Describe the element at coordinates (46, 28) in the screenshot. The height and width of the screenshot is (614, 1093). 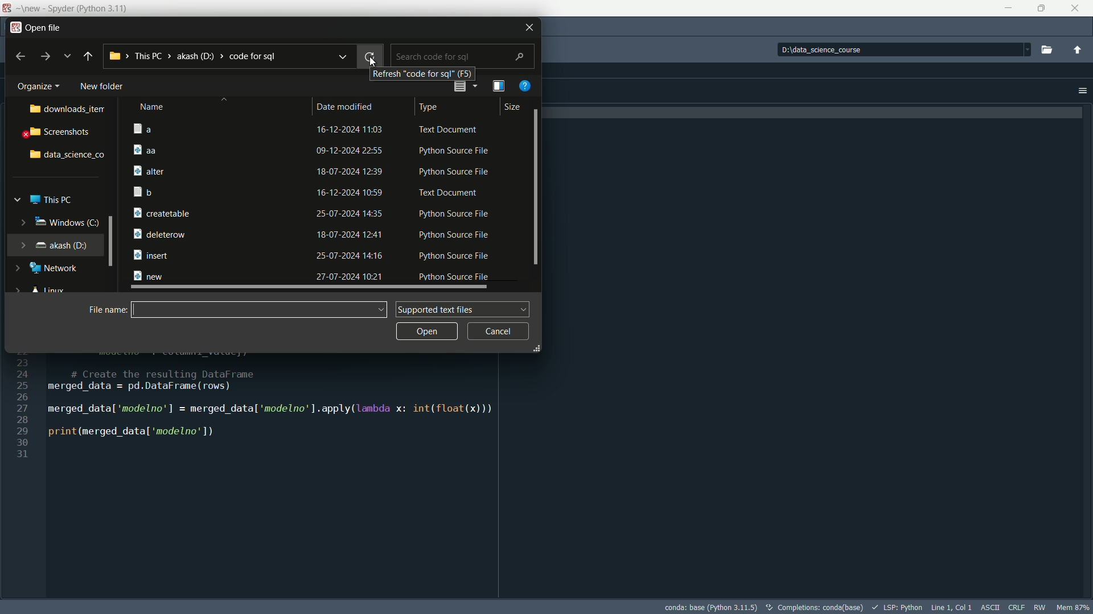
I see `open file` at that location.